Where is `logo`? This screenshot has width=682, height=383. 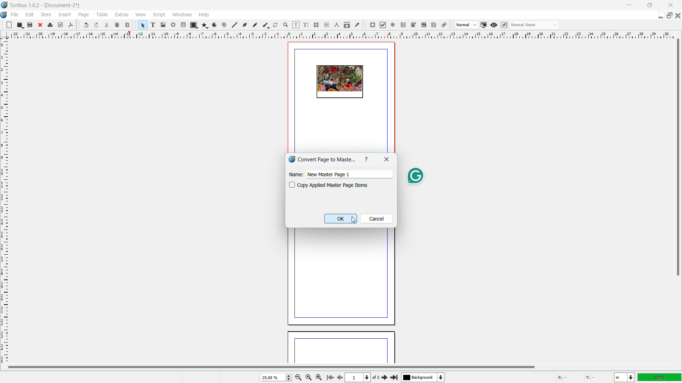 logo is located at coordinates (5, 5).